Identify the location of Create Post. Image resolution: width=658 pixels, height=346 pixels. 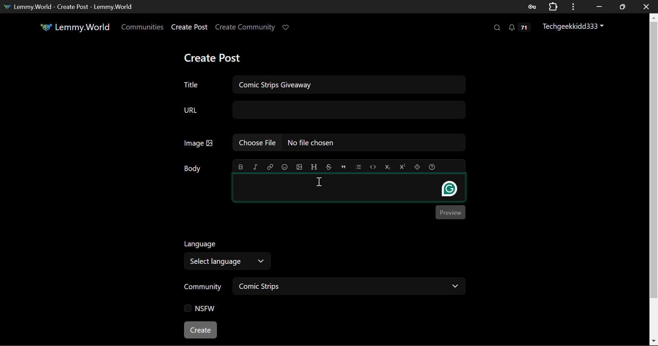
(189, 27).